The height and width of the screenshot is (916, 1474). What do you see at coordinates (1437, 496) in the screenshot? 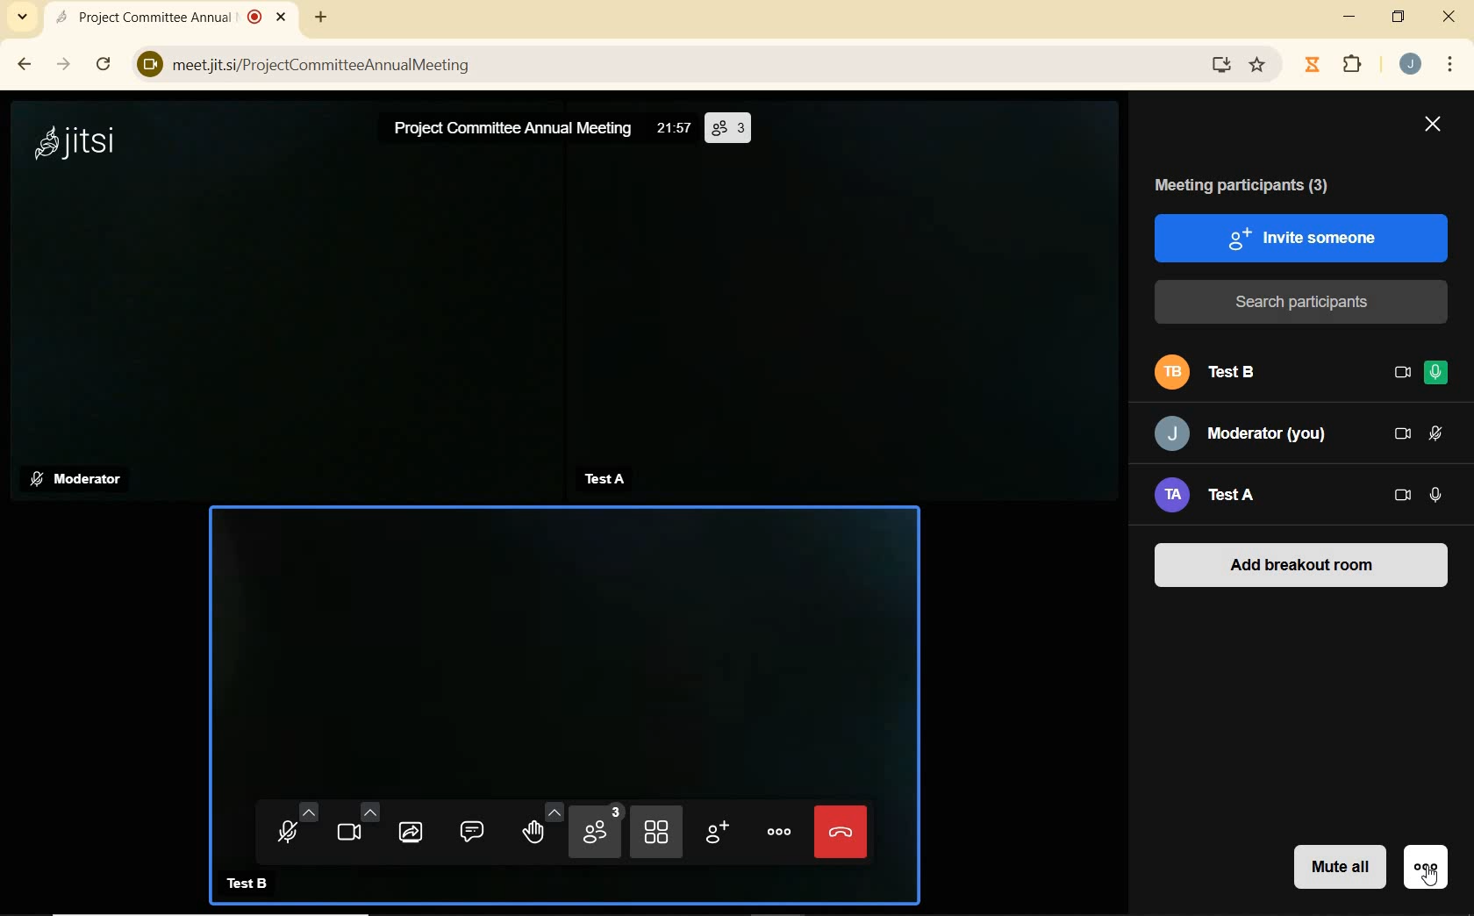
I see `MICROPHONE` at bounding box center [1437, 496].